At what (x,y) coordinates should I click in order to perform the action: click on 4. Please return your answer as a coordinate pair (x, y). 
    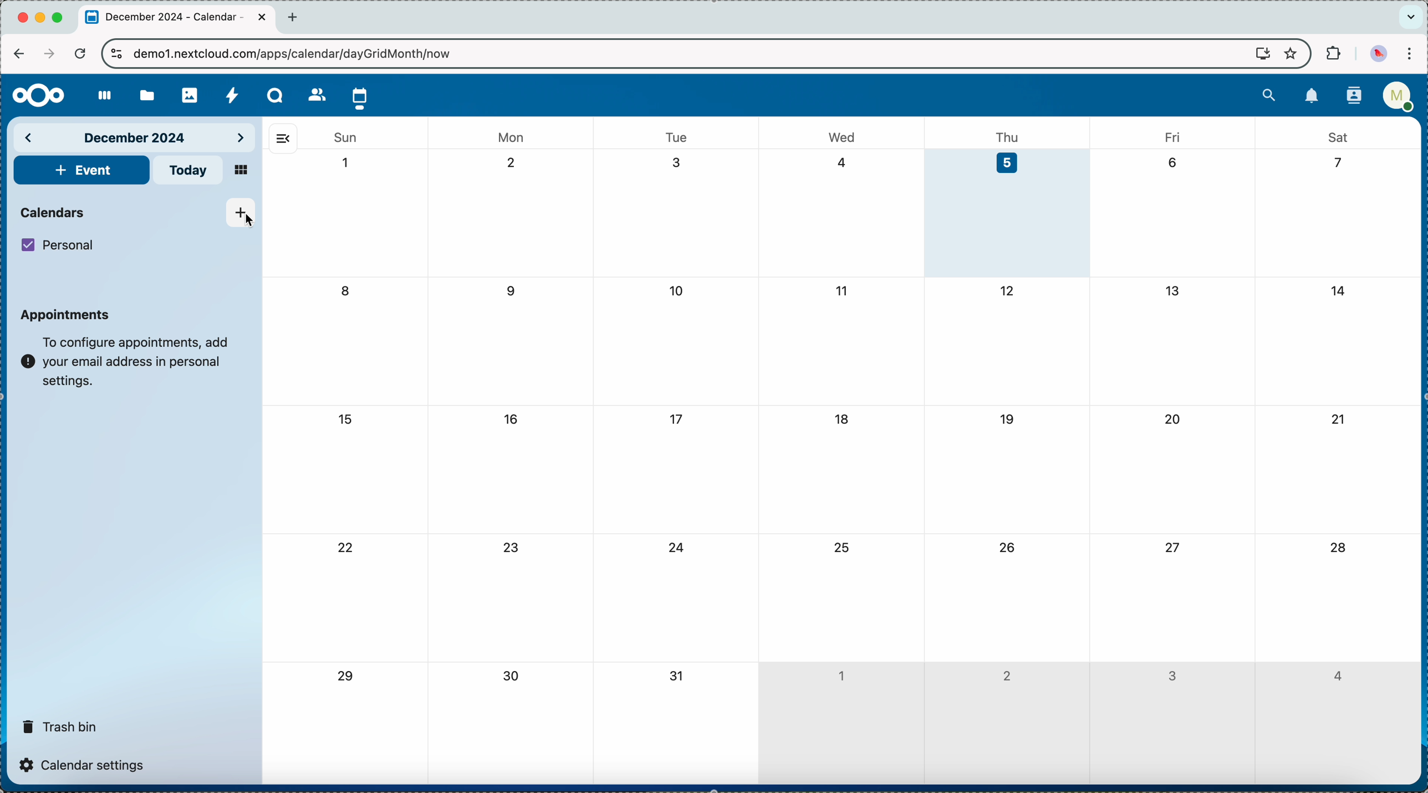
    Looking at the image, I should click on (1336, 676).